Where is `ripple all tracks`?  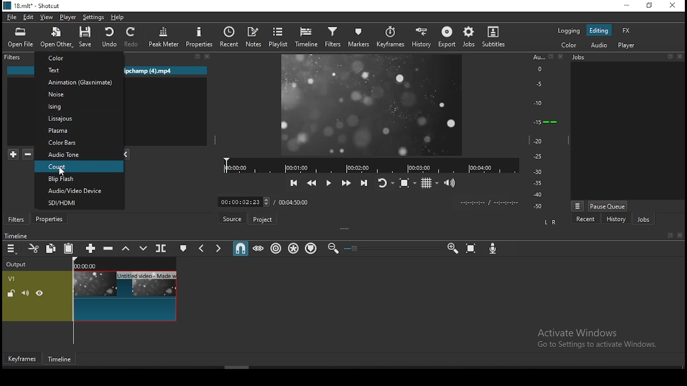
ripple all tracks is located at coordinates (294, 248).